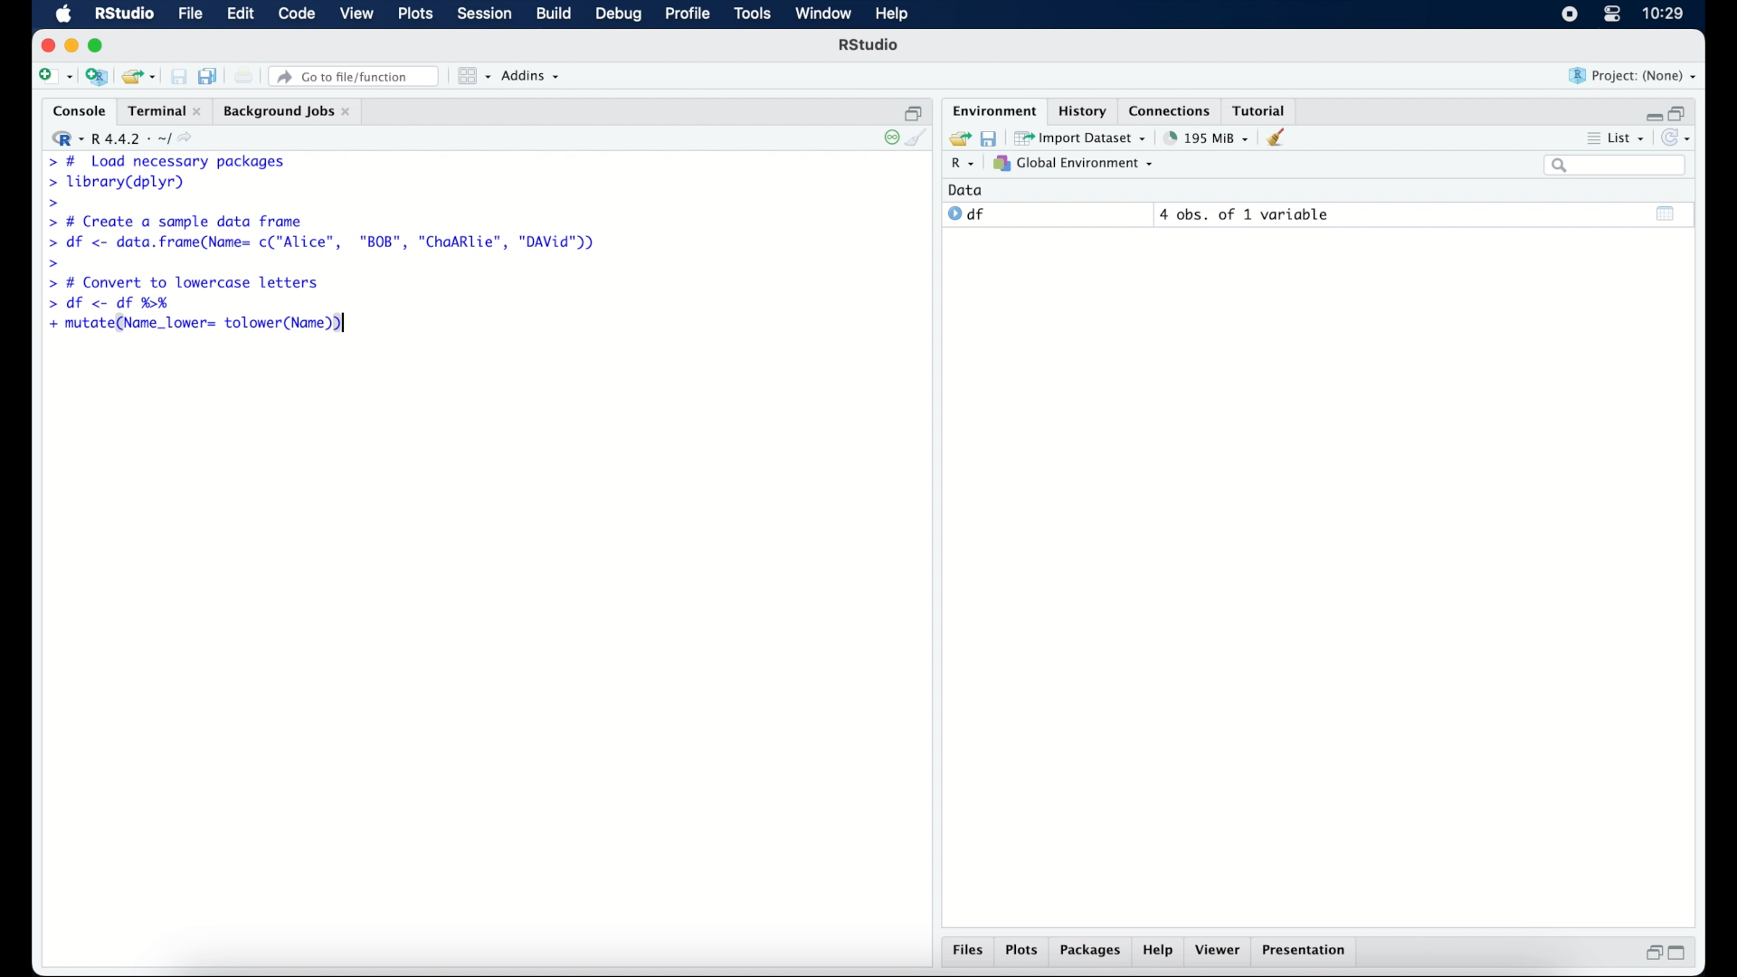 This screenshot has height=977, width=1737. What do you see at coordinates (357, 15) in the screenshot?
I see `view` at bounding box center [357, 15].